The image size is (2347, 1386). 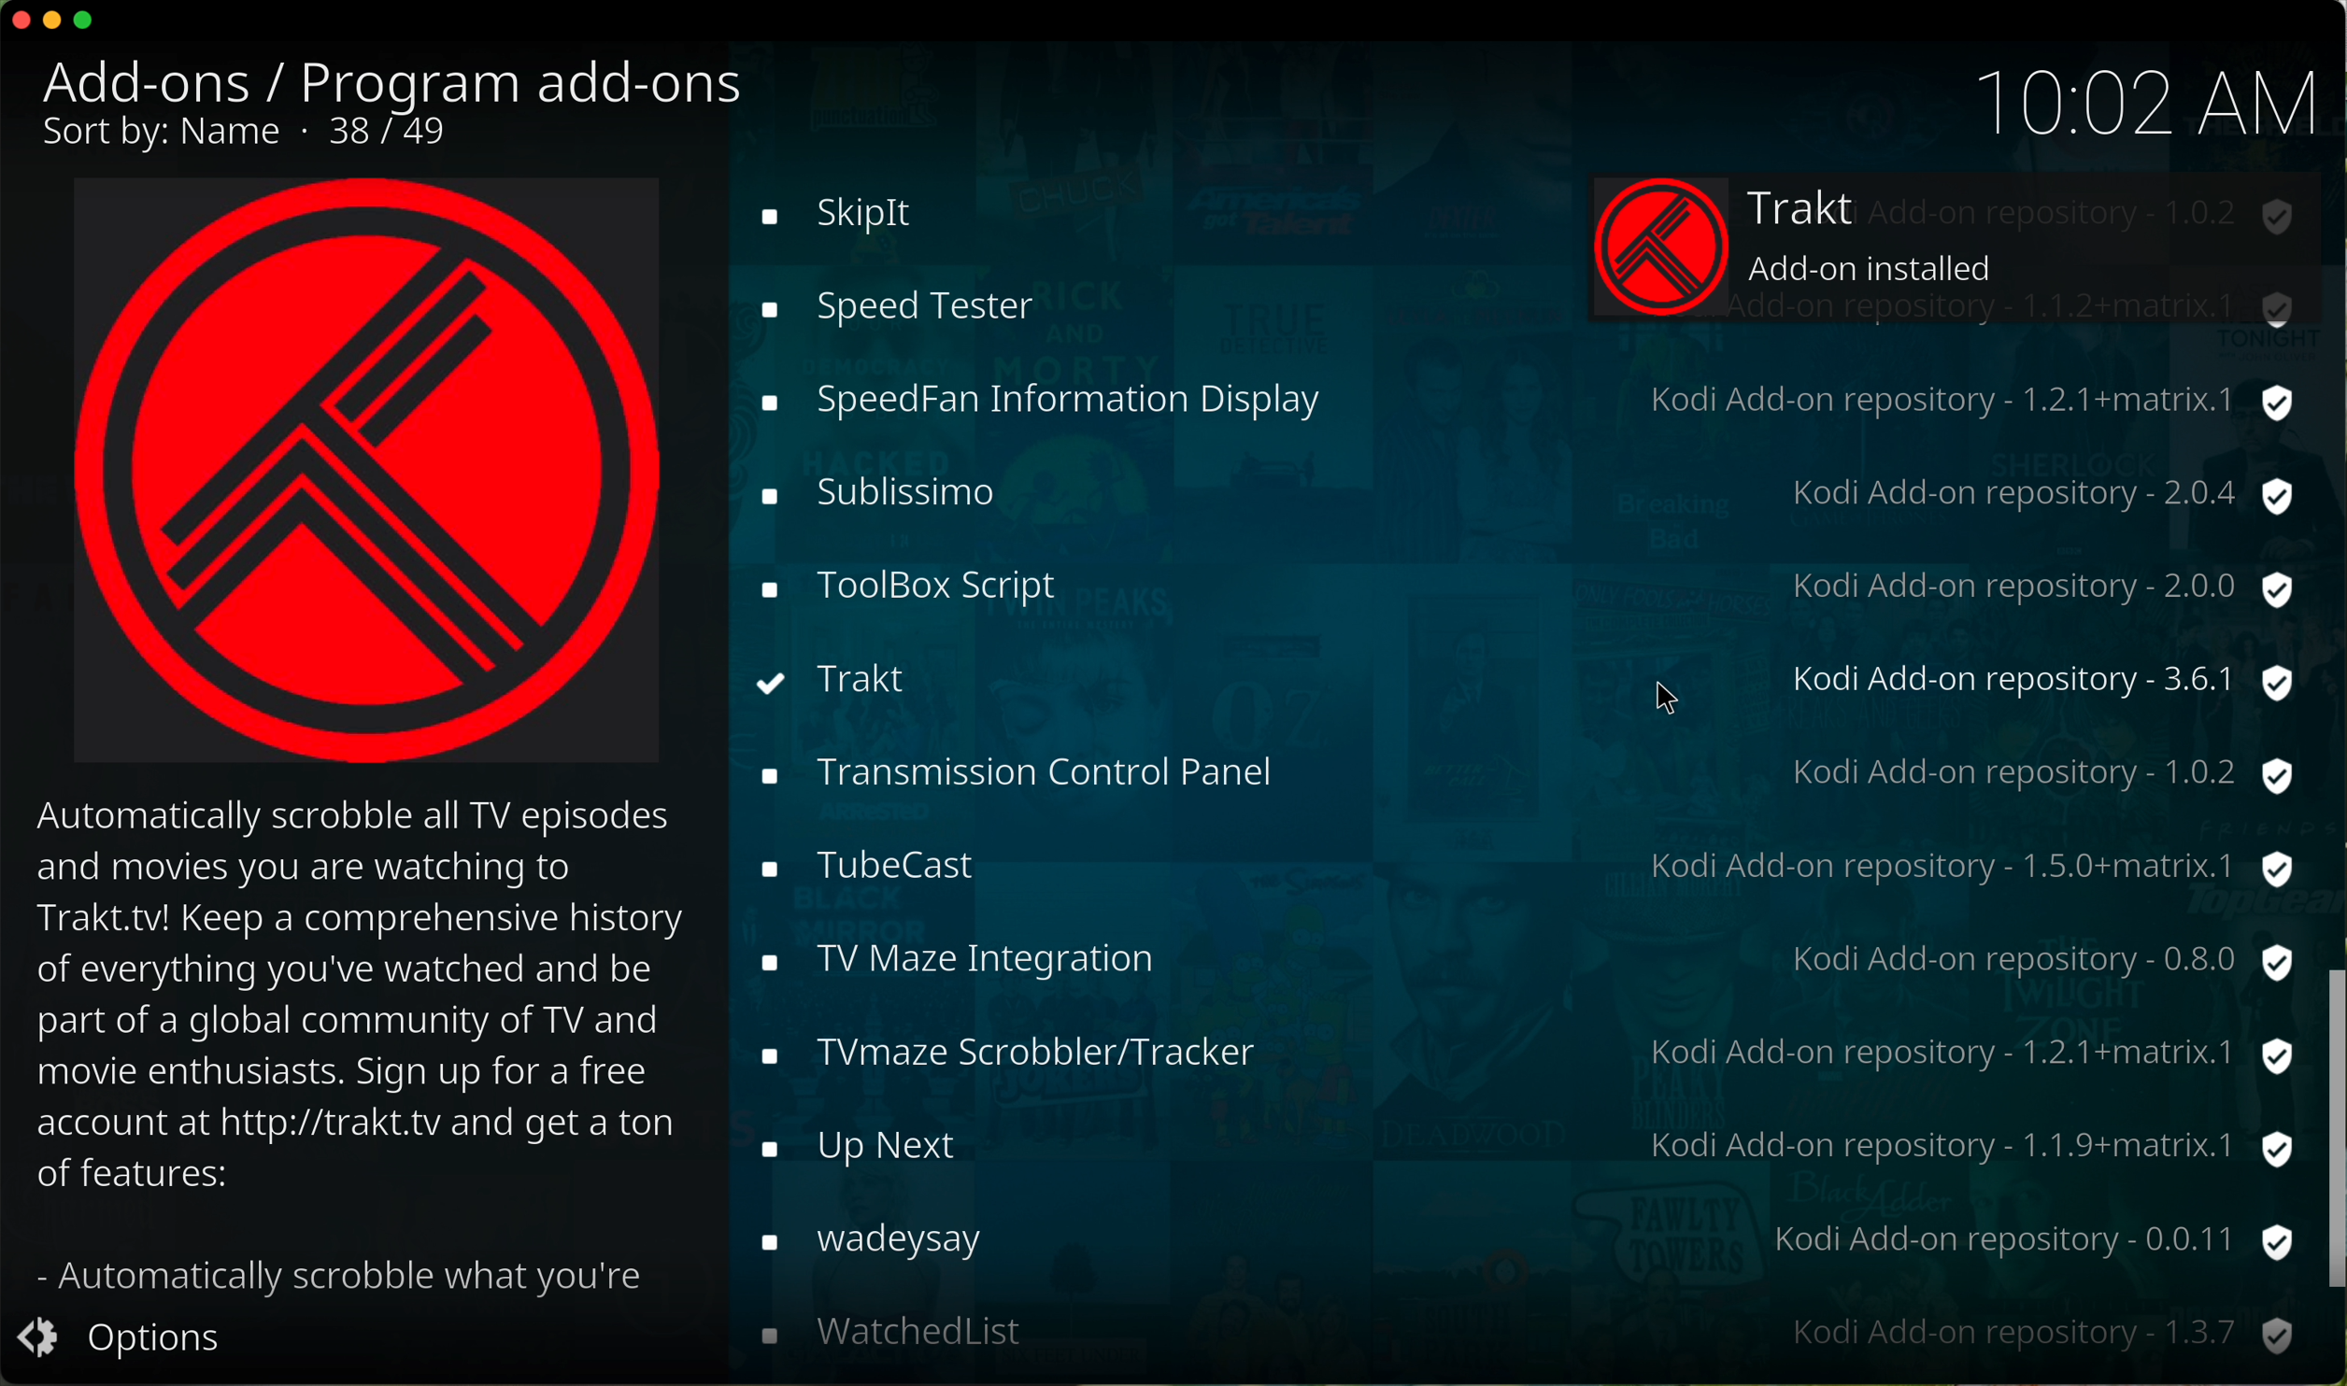 I want to click on tubecast, so click(x=1521, y=498).